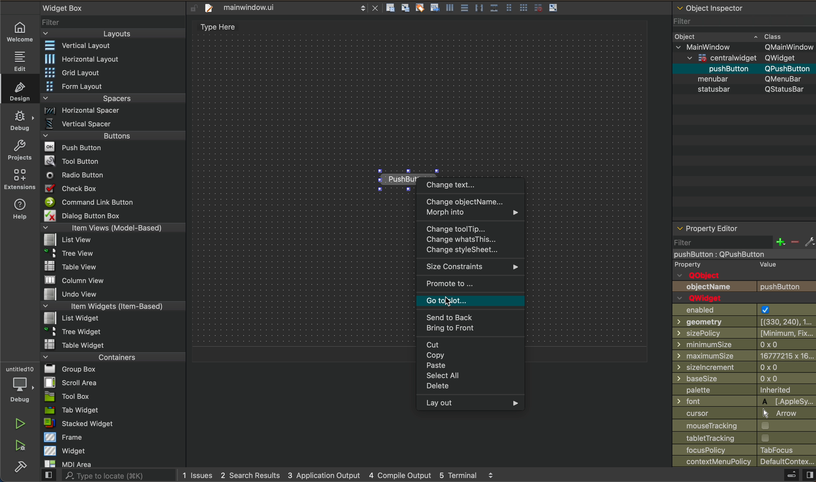 The width and height of the screenshot is (816, 482). I want to click on frame, so click(111, 438).